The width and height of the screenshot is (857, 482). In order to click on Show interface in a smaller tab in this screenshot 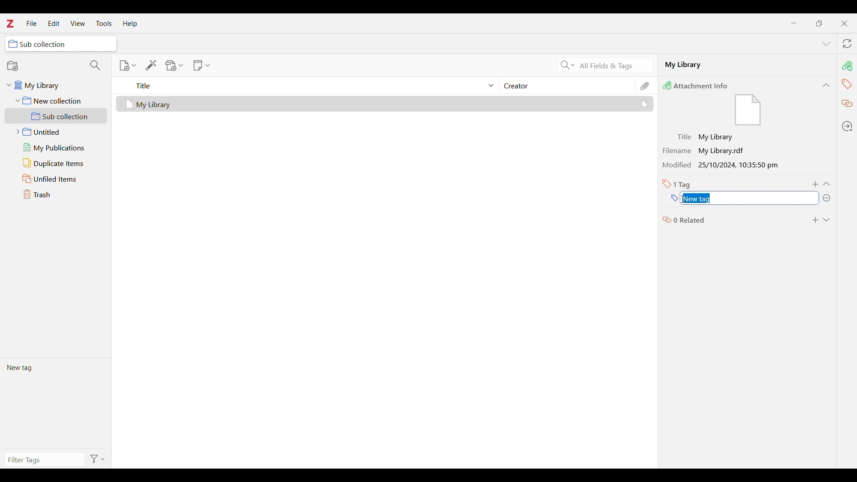, I will do `click(819, 23)`.